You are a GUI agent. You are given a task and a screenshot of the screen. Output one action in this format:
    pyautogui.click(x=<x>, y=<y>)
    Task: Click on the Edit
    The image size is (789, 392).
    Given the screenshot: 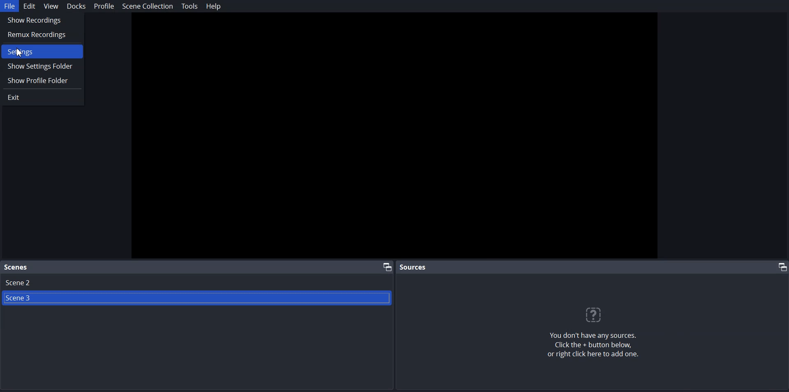 What is the action you would take?
    pyautogui.click(x=29, y=6)
    